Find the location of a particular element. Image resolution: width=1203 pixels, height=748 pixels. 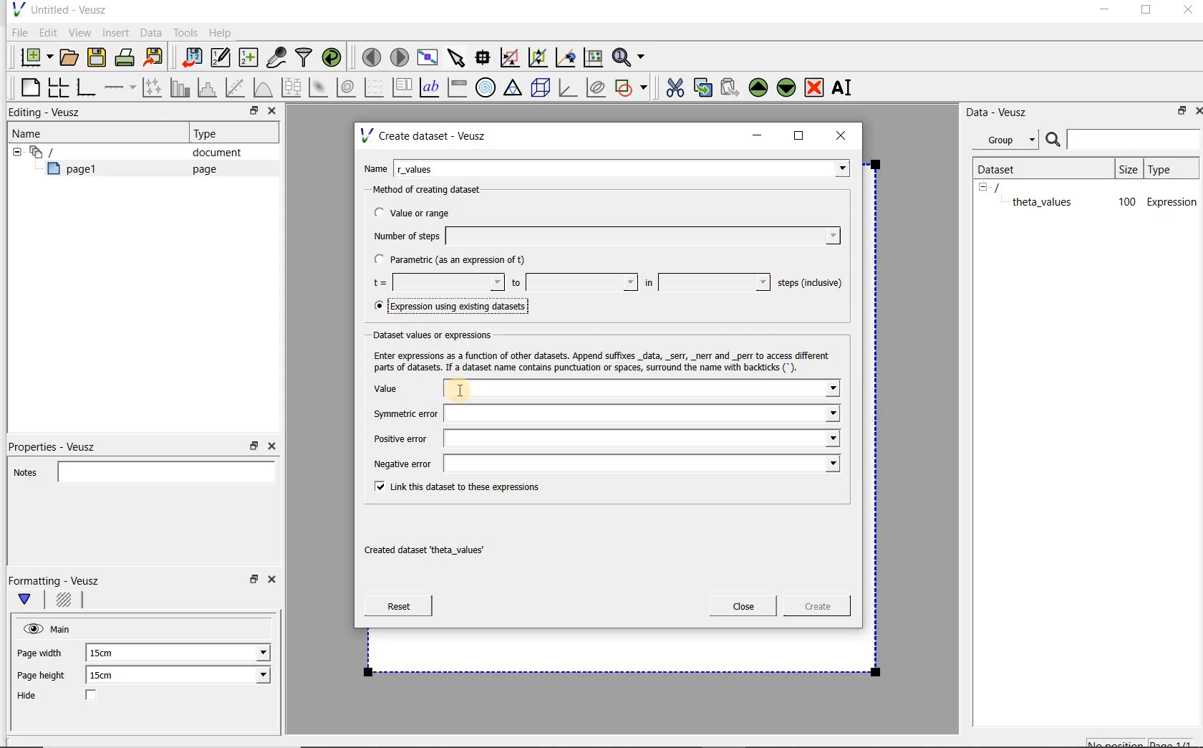

Formatting - Veusz is located at coordinates (56, 580).